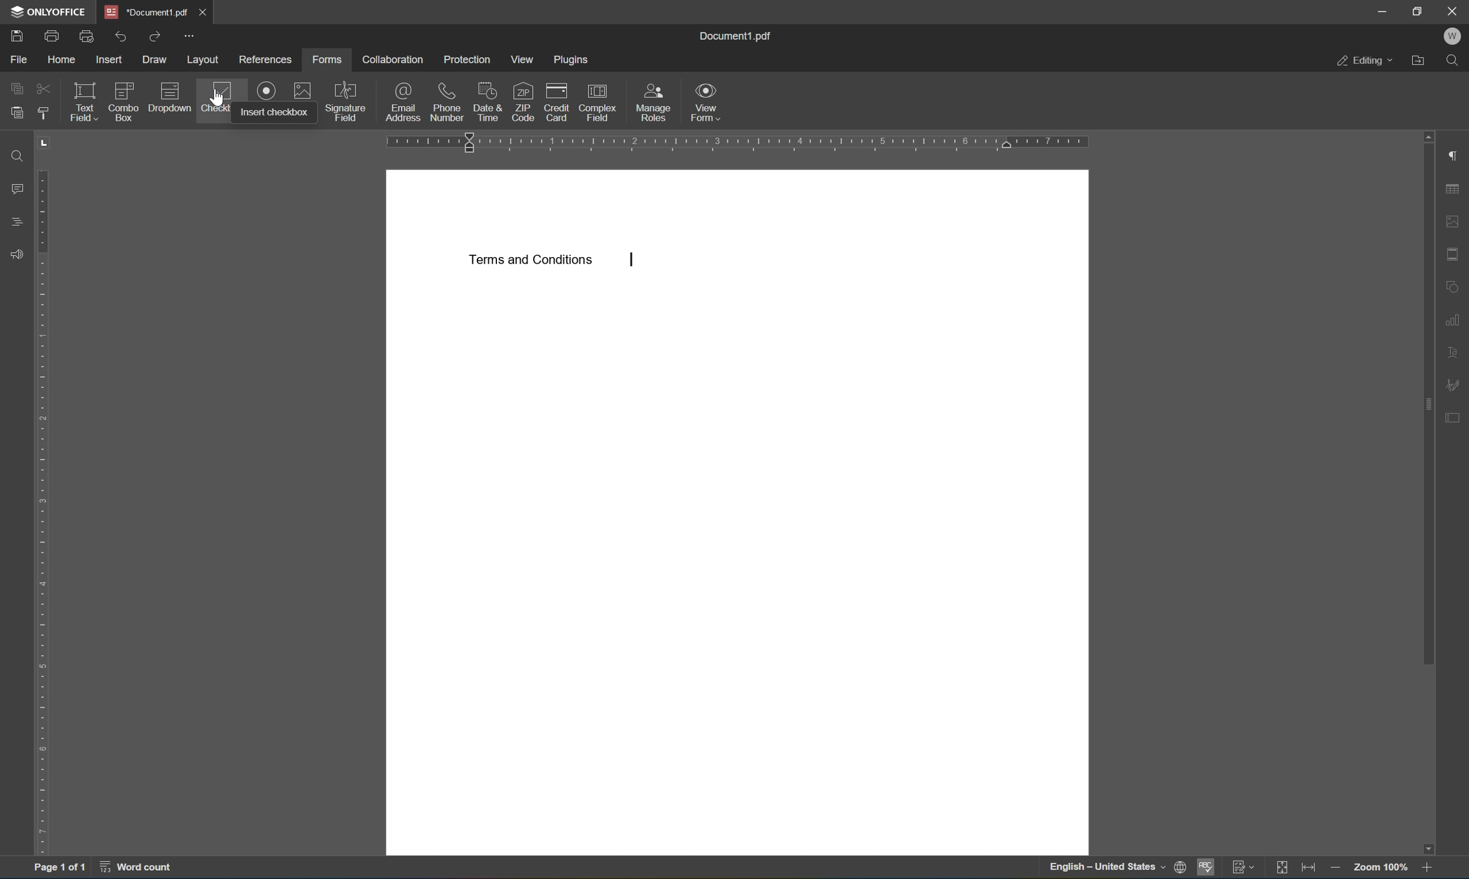 The width and height of the screenshot is (1469, 879). Describe the element at coordinates (44, 115) in the screenshot. I see `copy style` at that location.